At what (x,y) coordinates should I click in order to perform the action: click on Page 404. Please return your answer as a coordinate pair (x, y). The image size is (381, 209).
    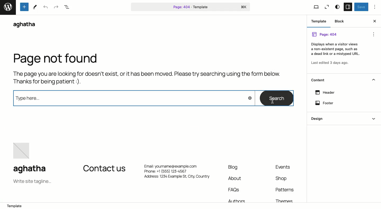
    Looking at the image, I should click on (191, 7).